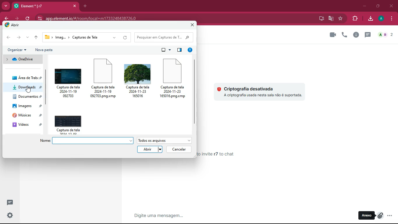  Describe the element at coordinates (9, 38) in the screenshot. I see `back` at that location.